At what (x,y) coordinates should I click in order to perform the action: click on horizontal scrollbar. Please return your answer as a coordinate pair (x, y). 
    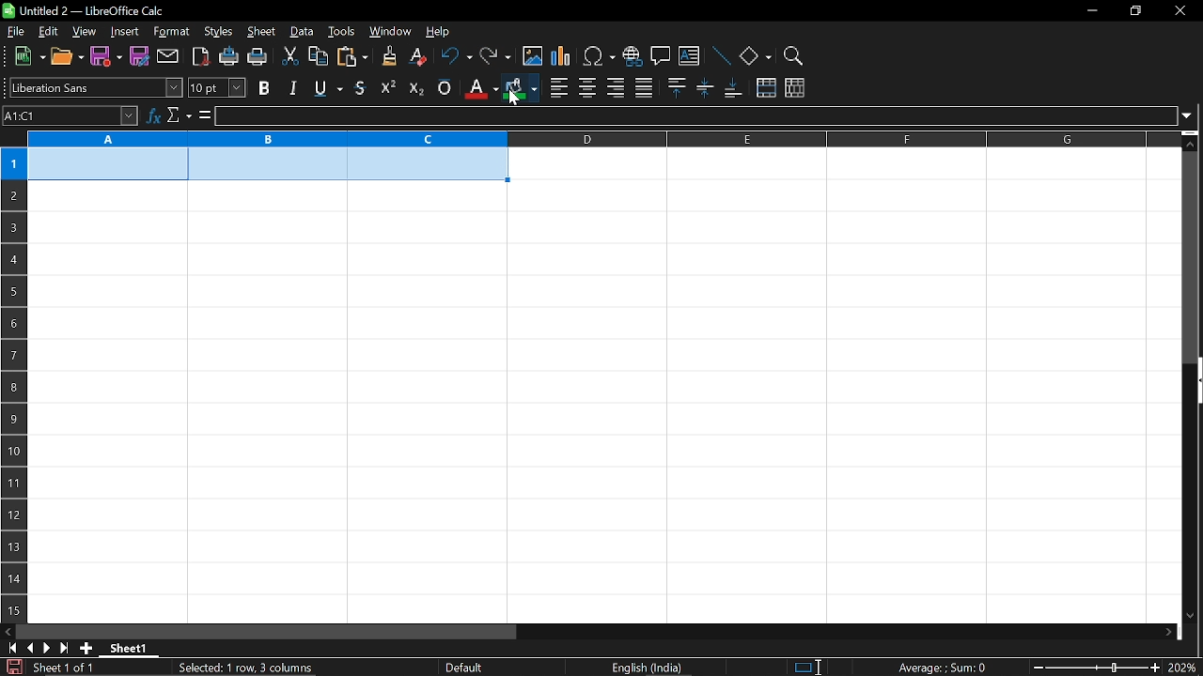
    Looking at the image, I should click on (267, 632).